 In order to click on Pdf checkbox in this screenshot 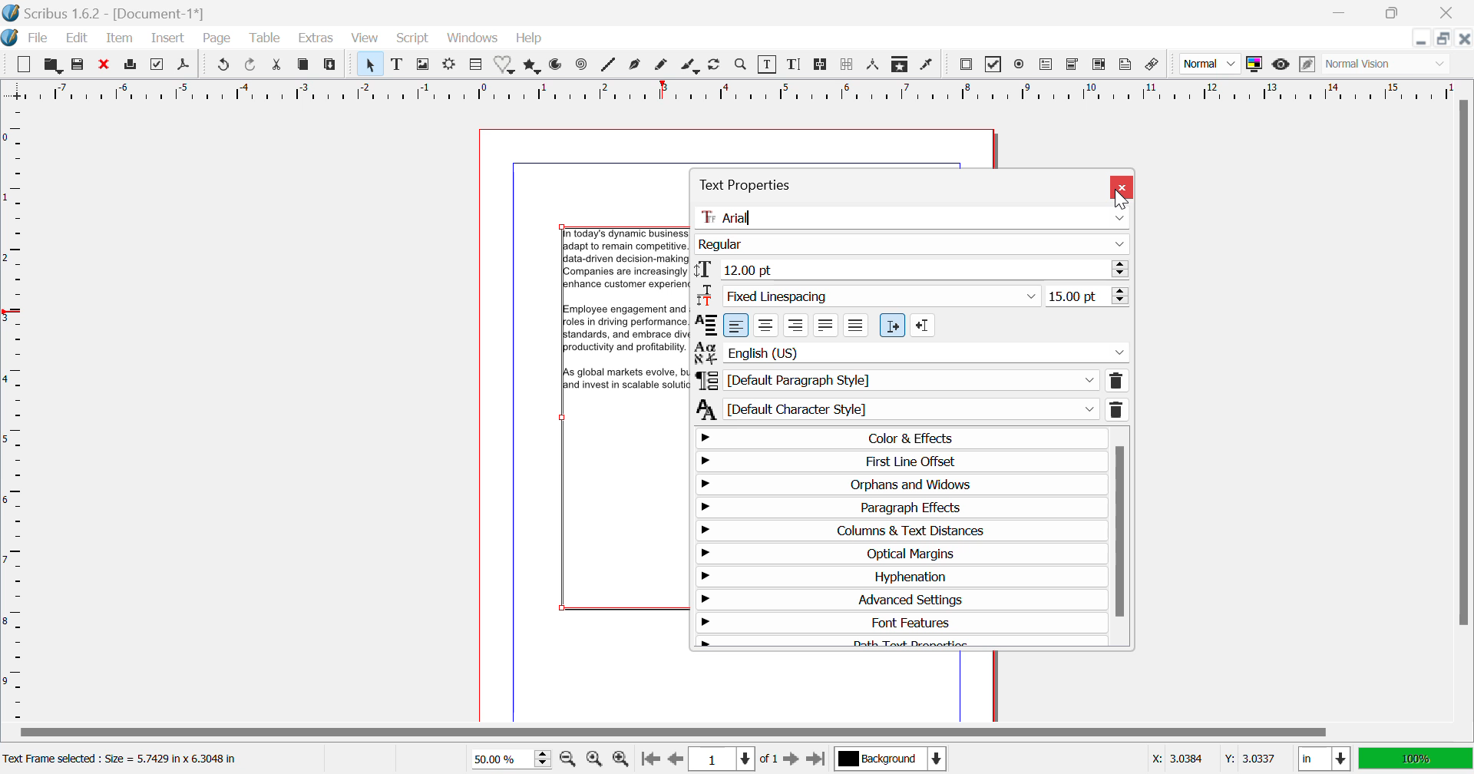, I will do `click(994, 64)`.